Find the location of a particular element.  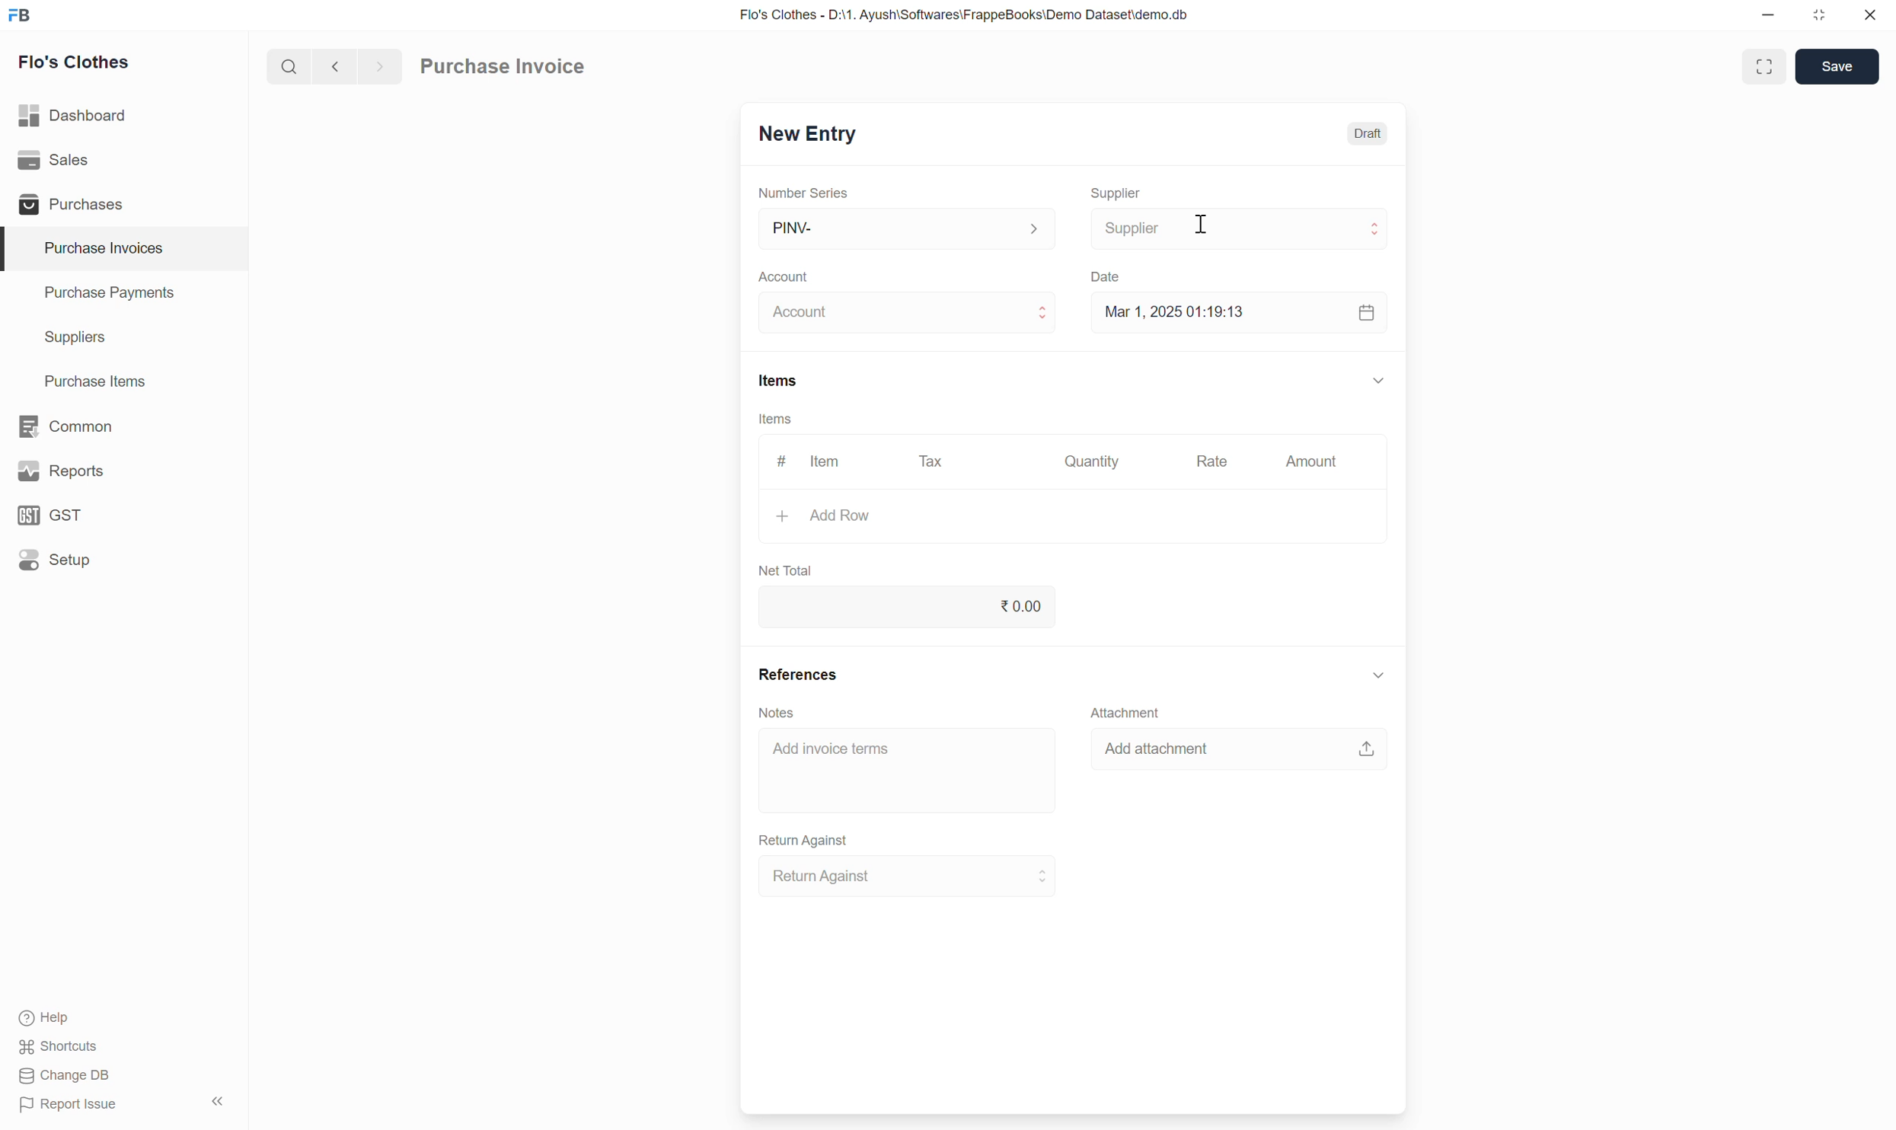

Report Issue is located at coordinates (62, 1109).